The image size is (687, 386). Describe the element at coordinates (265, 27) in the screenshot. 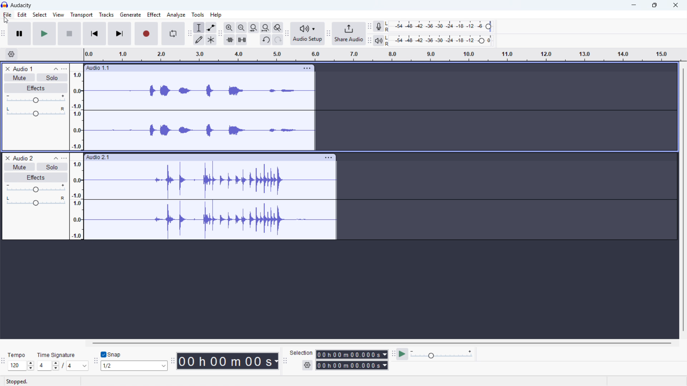

I see `fit project to width` at that location.